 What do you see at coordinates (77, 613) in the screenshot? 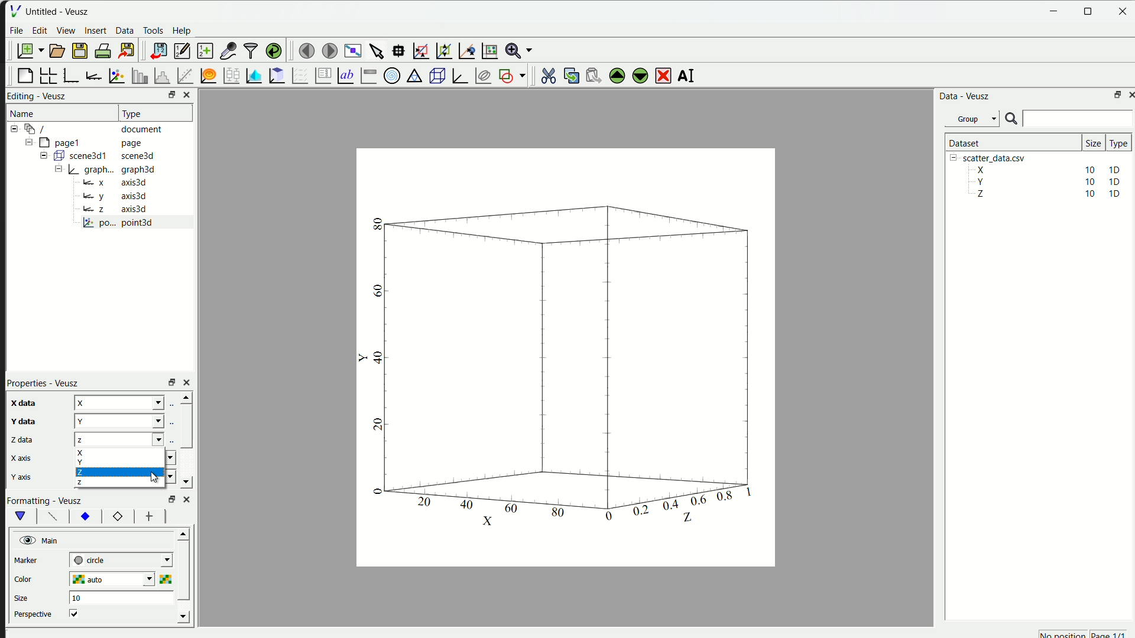
I see `checkbox` at bounding box center [77, 613].